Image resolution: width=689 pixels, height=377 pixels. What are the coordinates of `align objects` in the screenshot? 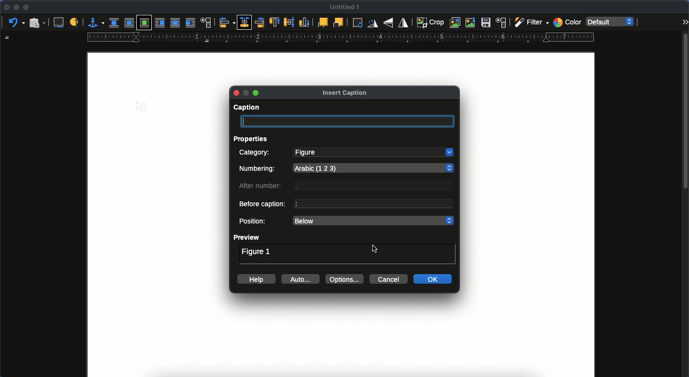 It's located at (227, 22).